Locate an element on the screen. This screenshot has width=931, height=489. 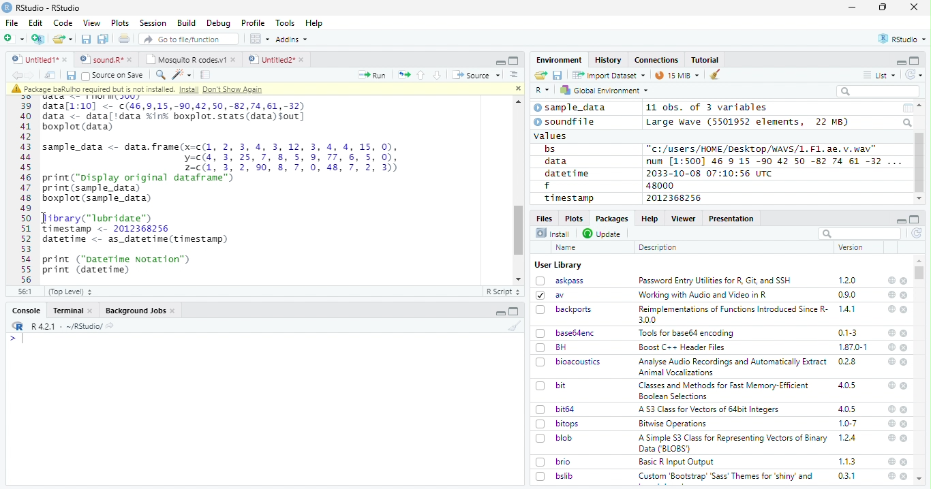
av is located at coordinates (550, 294).